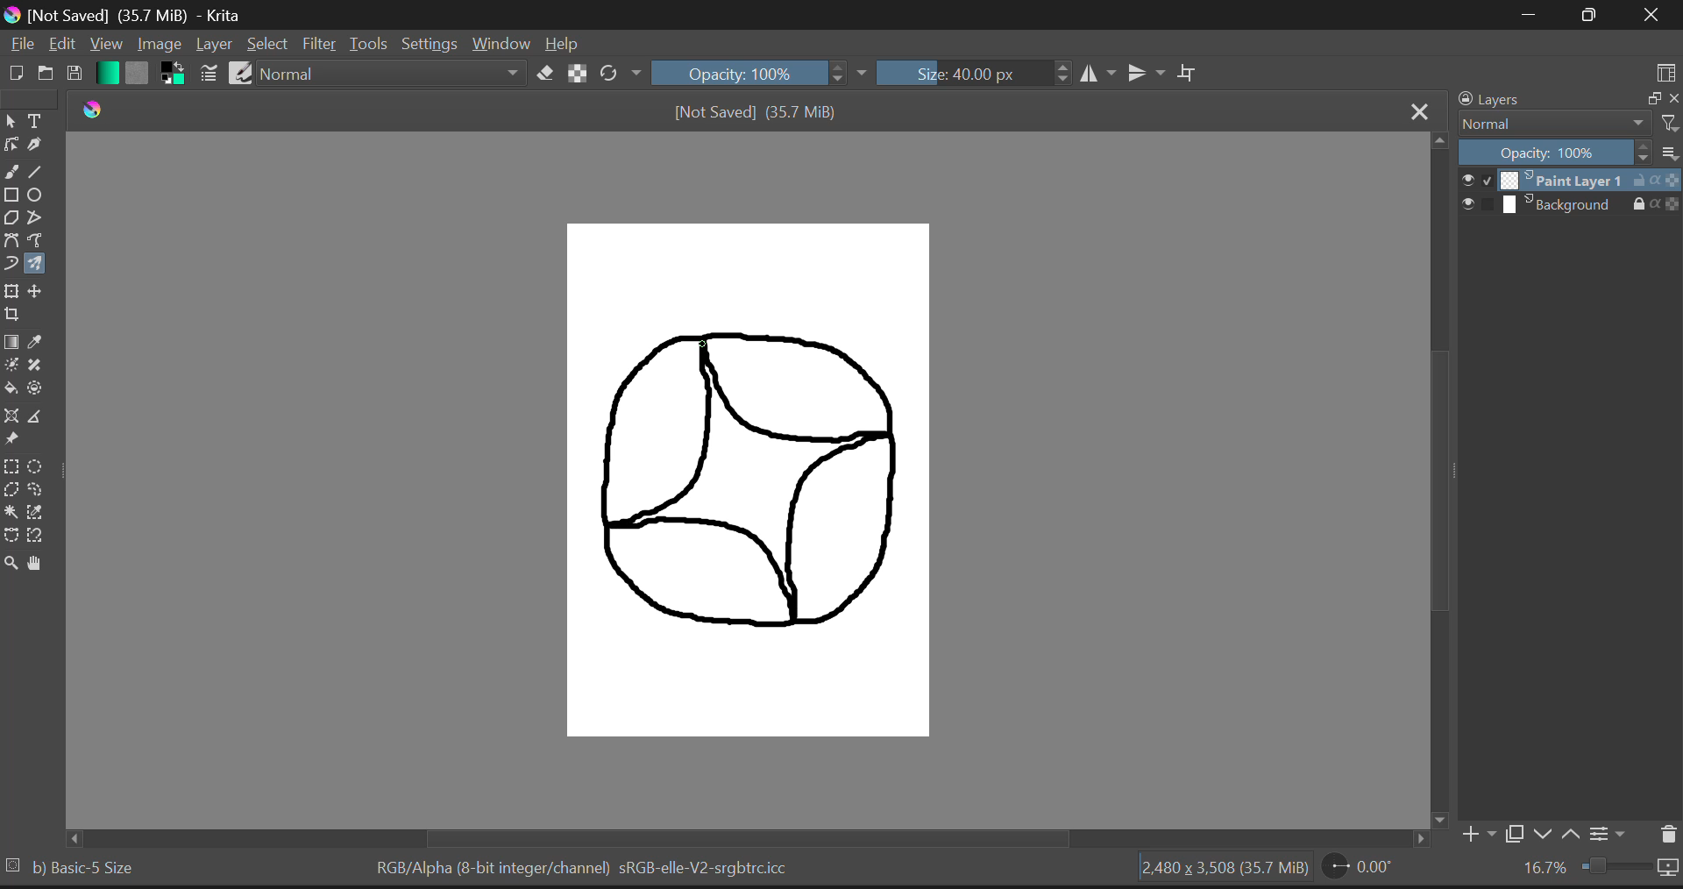 This screenshot has width=1683, height=889. Describe the element at coordinates (1594, 871) in the screenshot. I see `16.7%` at that location.